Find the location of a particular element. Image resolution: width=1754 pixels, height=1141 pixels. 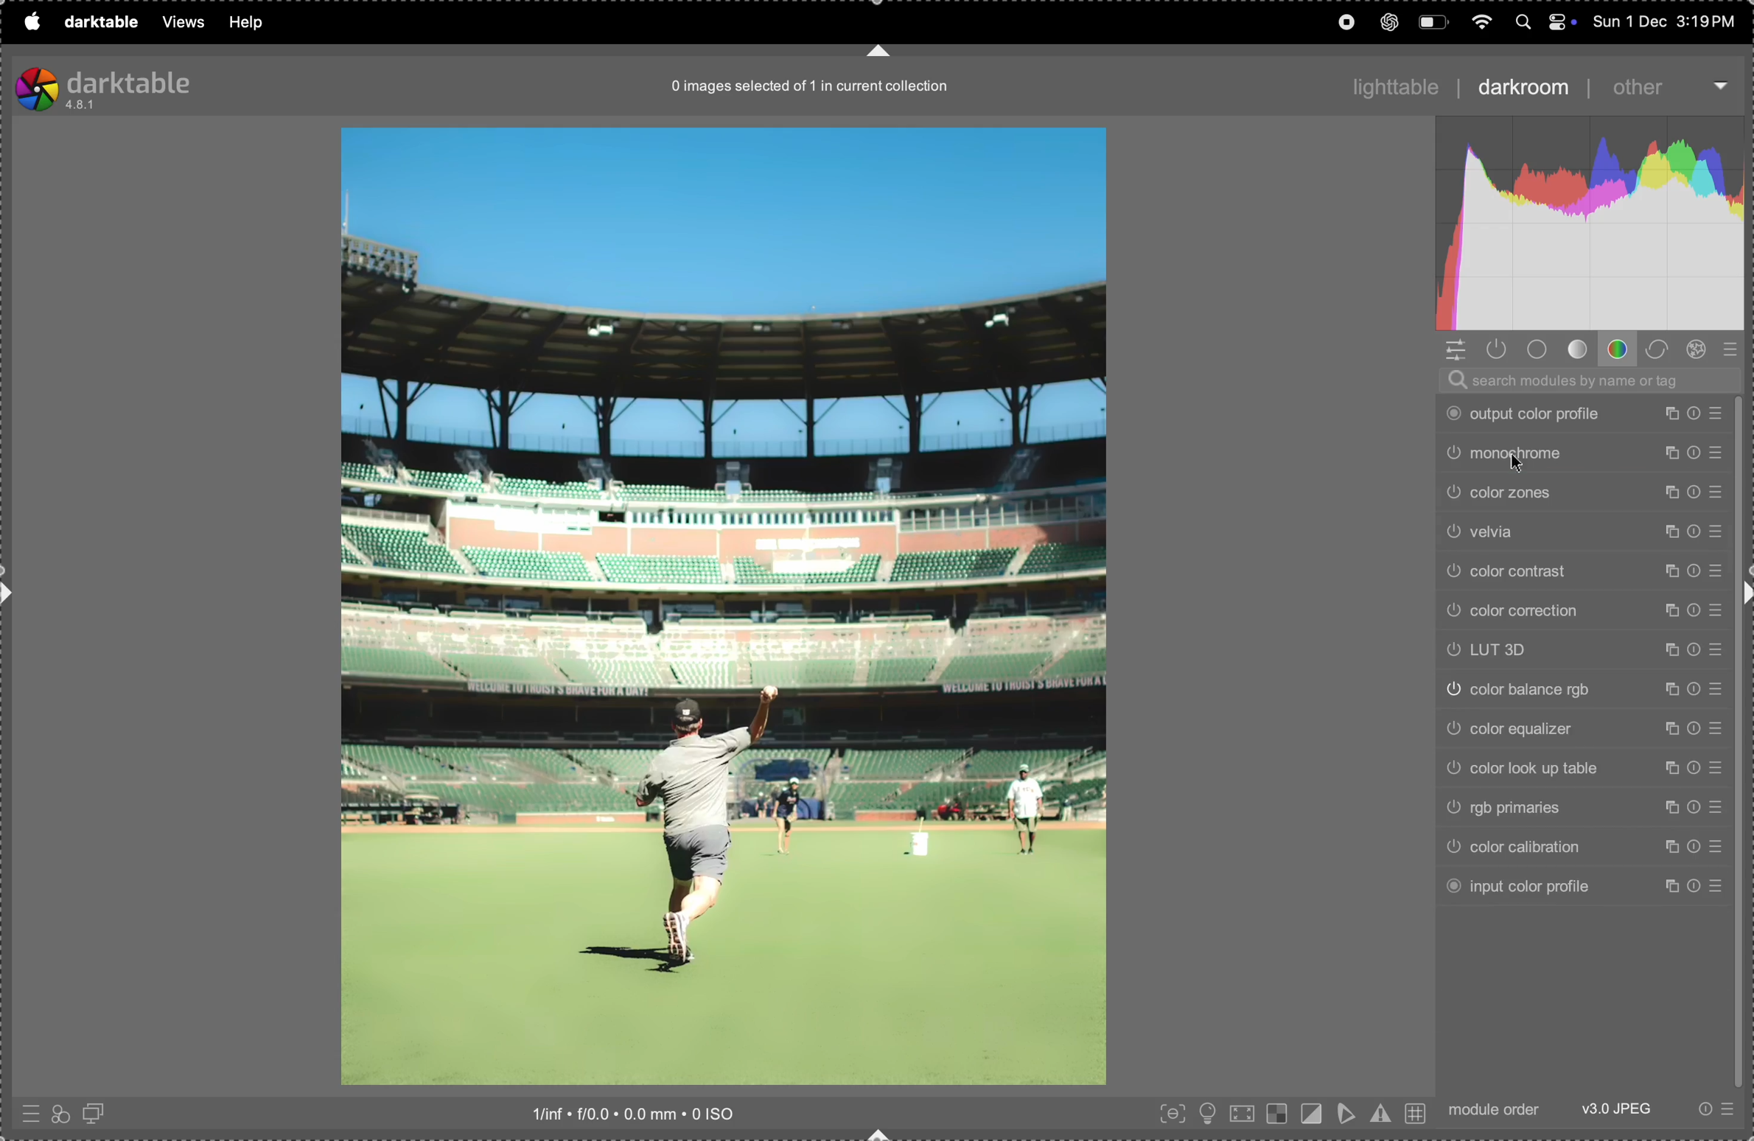

color full image is located at coordinates (721, 607).